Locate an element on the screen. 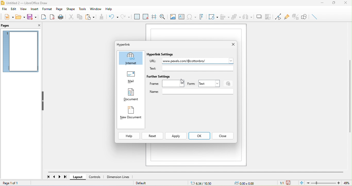  font work text is located at coordinates (202, 16).